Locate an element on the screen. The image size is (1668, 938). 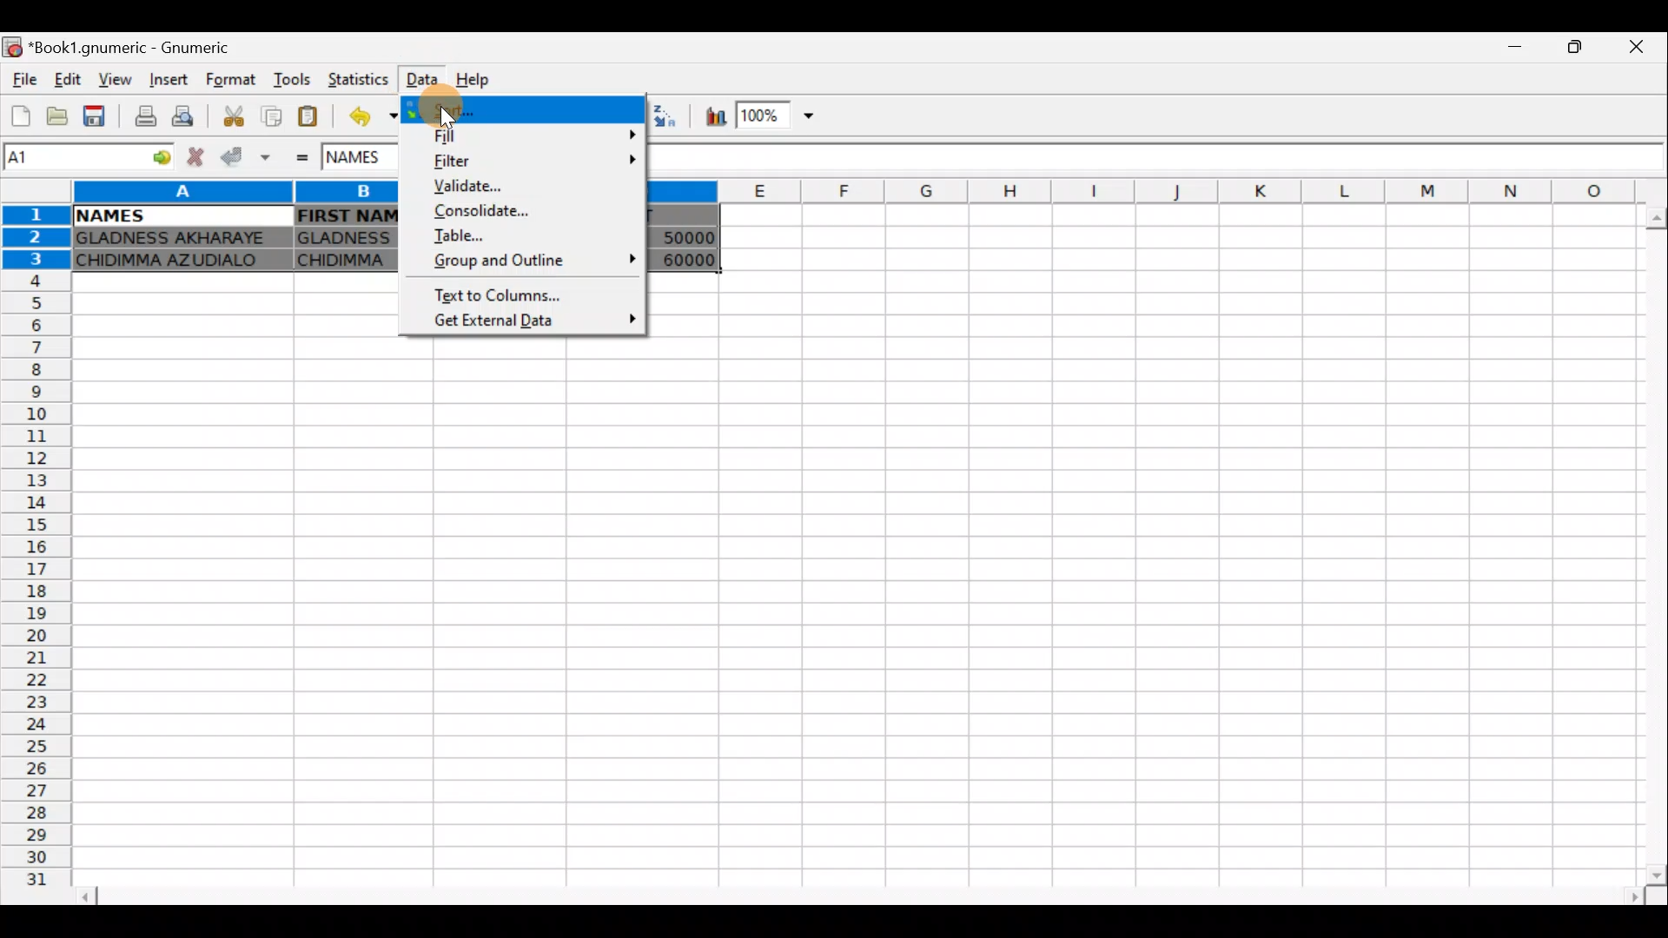
CHIDIMMA AZUDIALO is located at coordinates (175, 262).